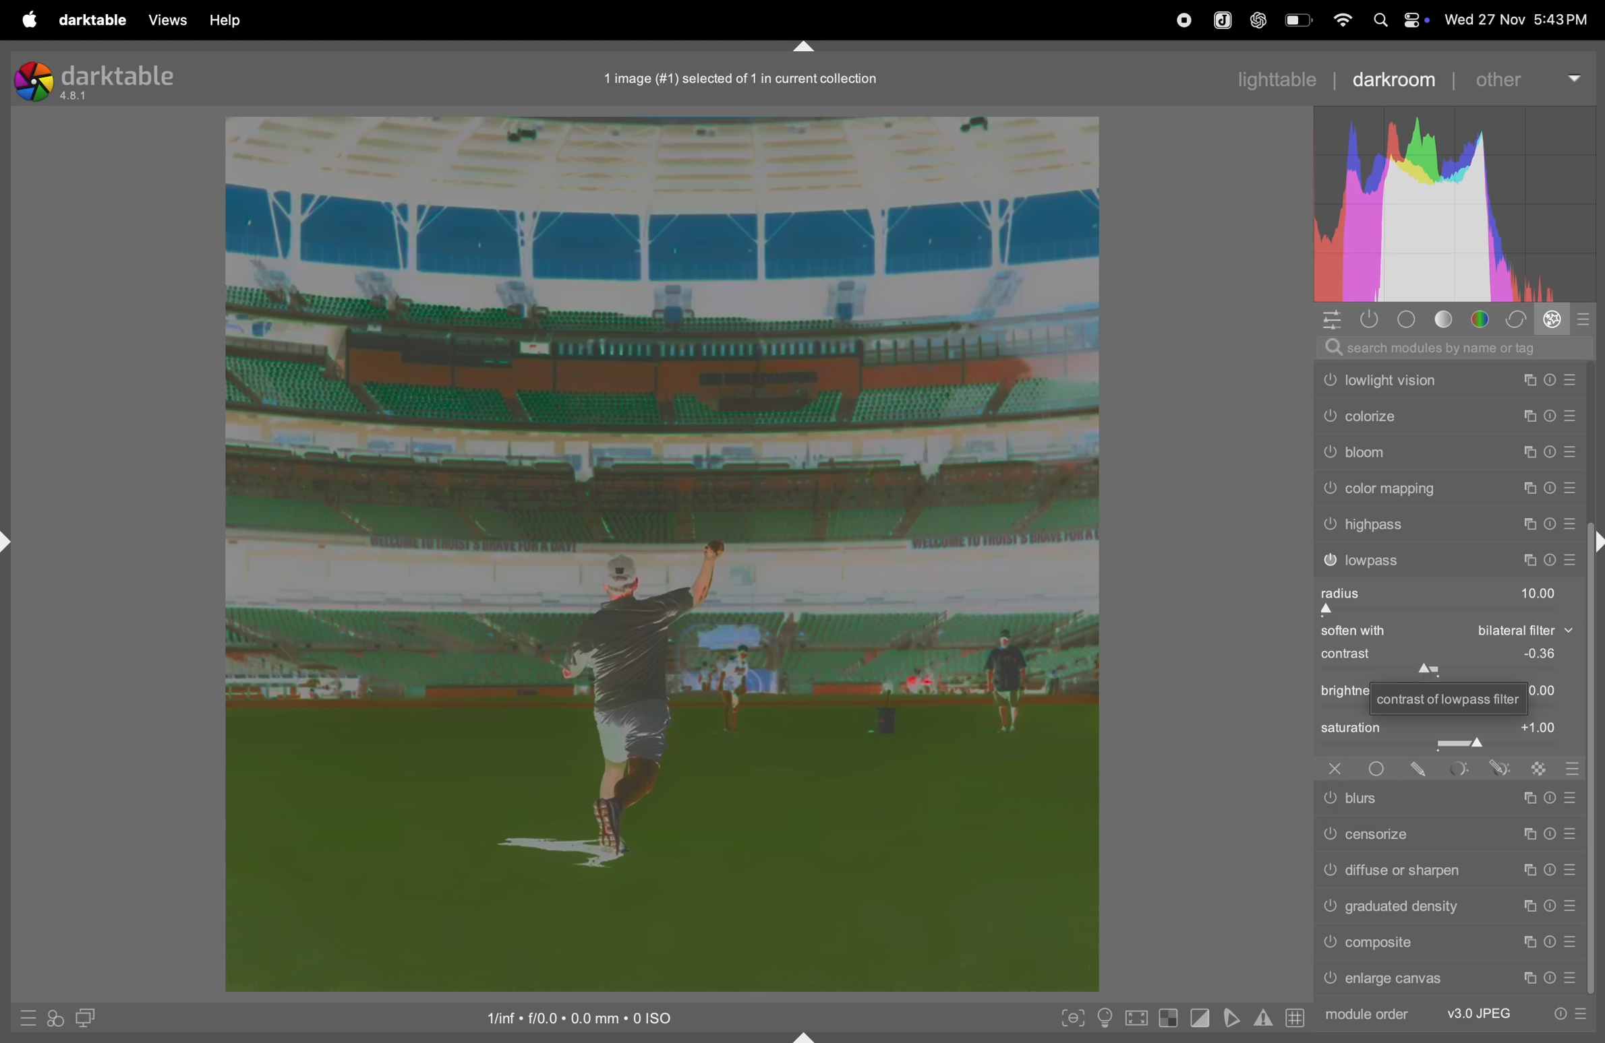 This screenshot has width=1605, height=1043. I want to click on drawn & parmetric mask, so click(1502, 769).